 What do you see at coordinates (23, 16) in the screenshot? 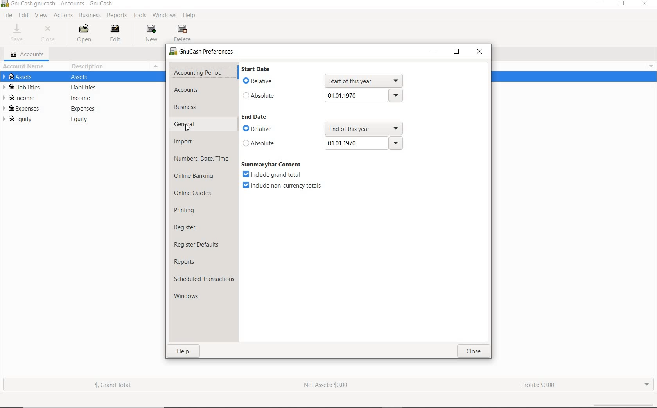
I see `EDIT` at bounding box center [23, 16].